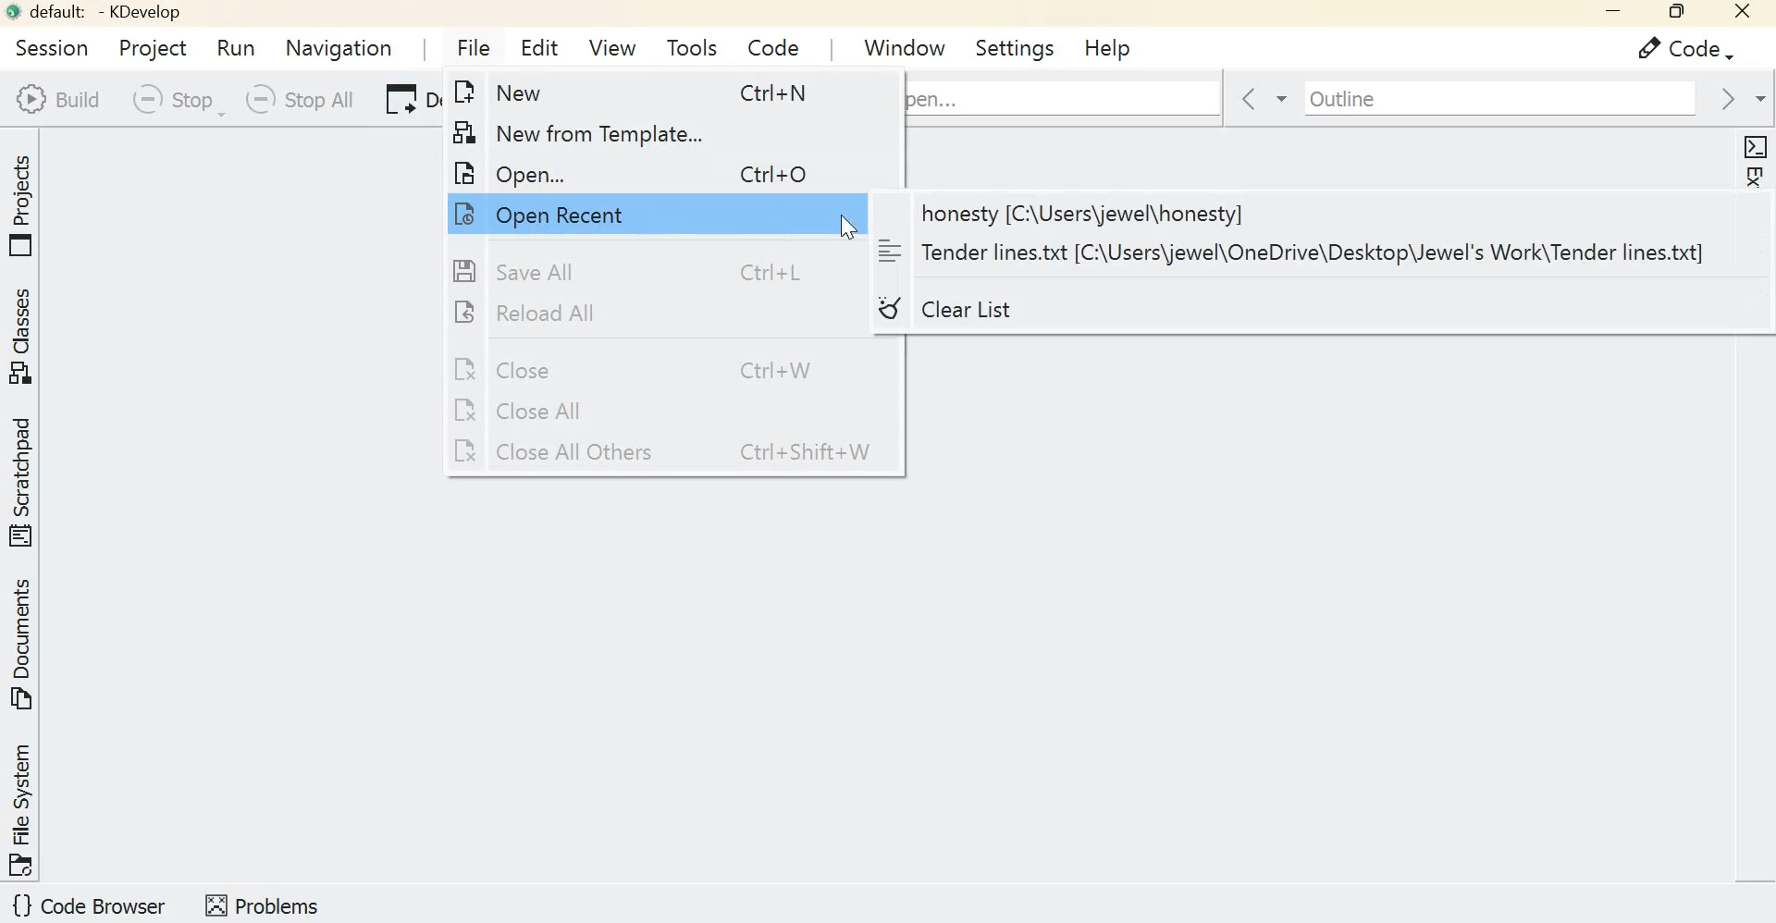 Image resolution: width=1776 pixels, height=923 pixels. Describe the element at coordinates (640, 130) in the screenshot. I see `New from template` at that location.